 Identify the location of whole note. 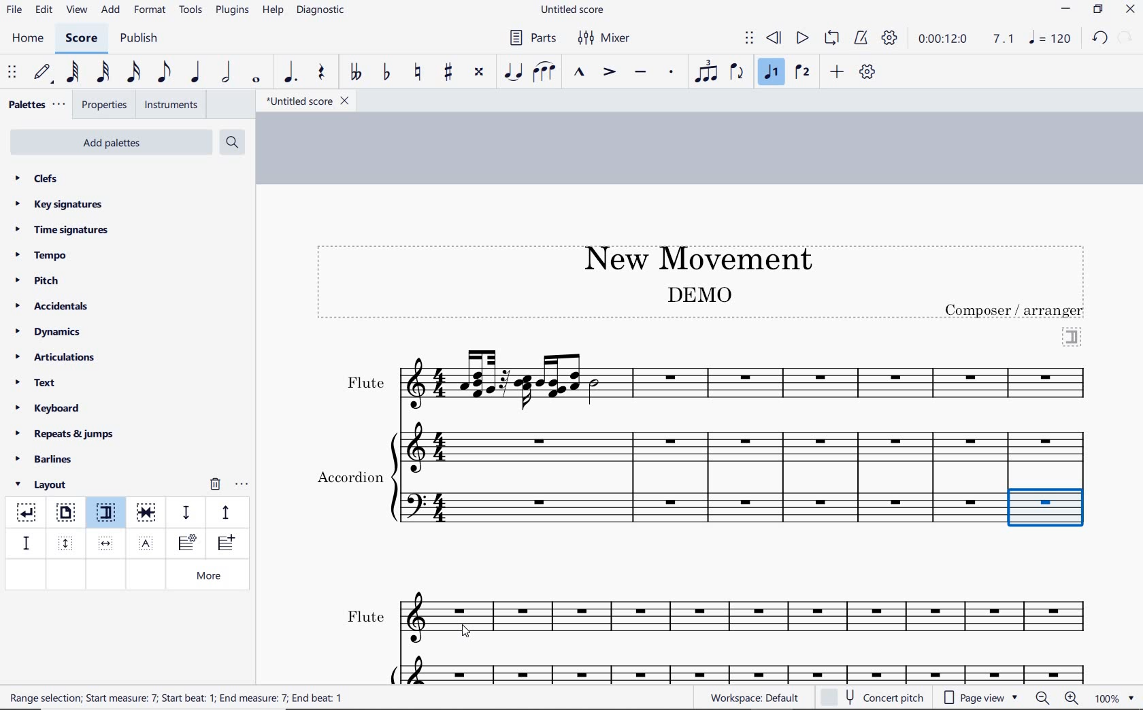
(257, 80).